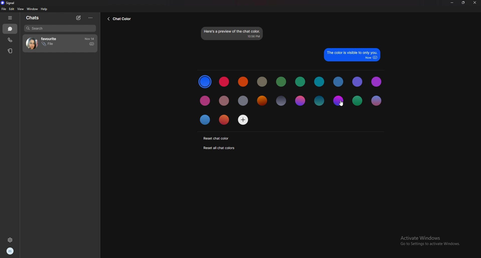  What do you see at coordinates (451, 3) in the screenshot?
I see `minimize` at bounding box center [451, 3].